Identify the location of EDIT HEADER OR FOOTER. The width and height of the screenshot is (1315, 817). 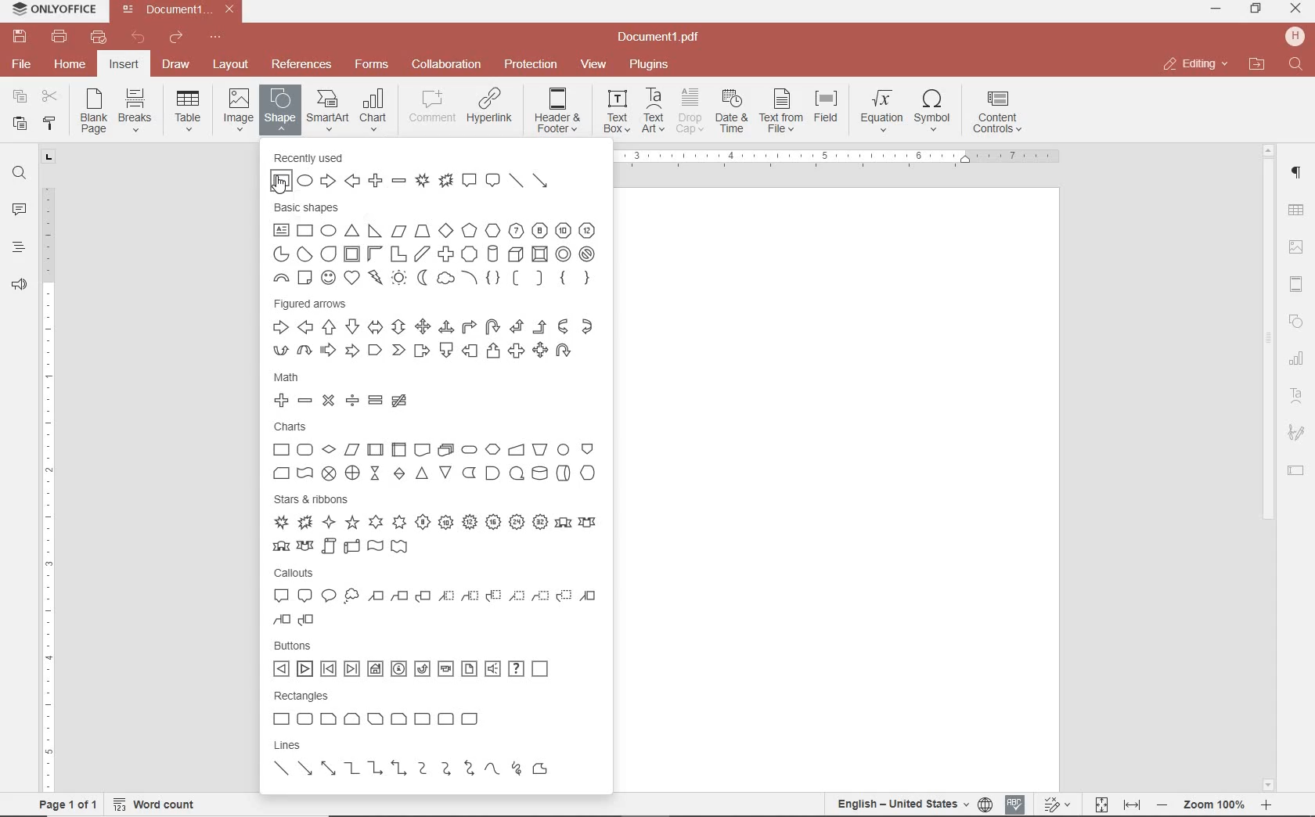
(559, 111).